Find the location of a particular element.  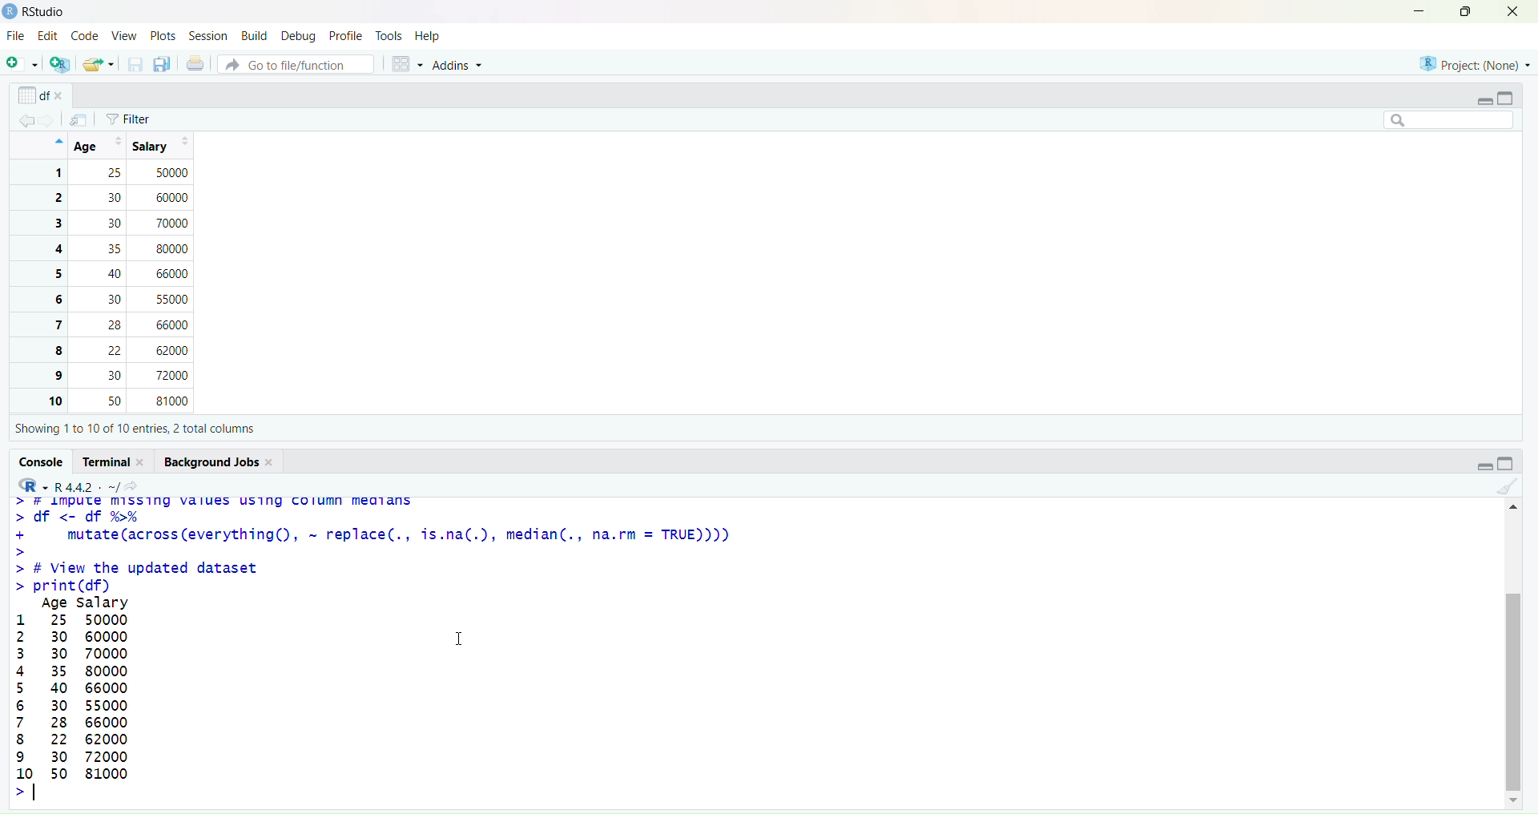

R 4.4.2 is located at coordinates (66, 485).